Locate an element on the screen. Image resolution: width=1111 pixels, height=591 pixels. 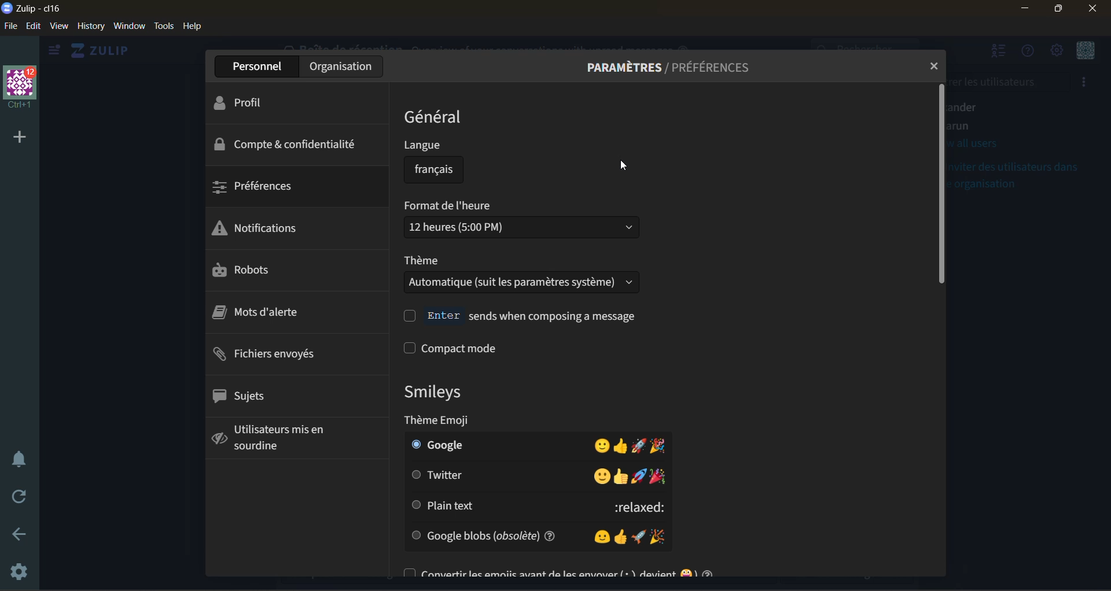
tools is located at coordinates (163, 26).